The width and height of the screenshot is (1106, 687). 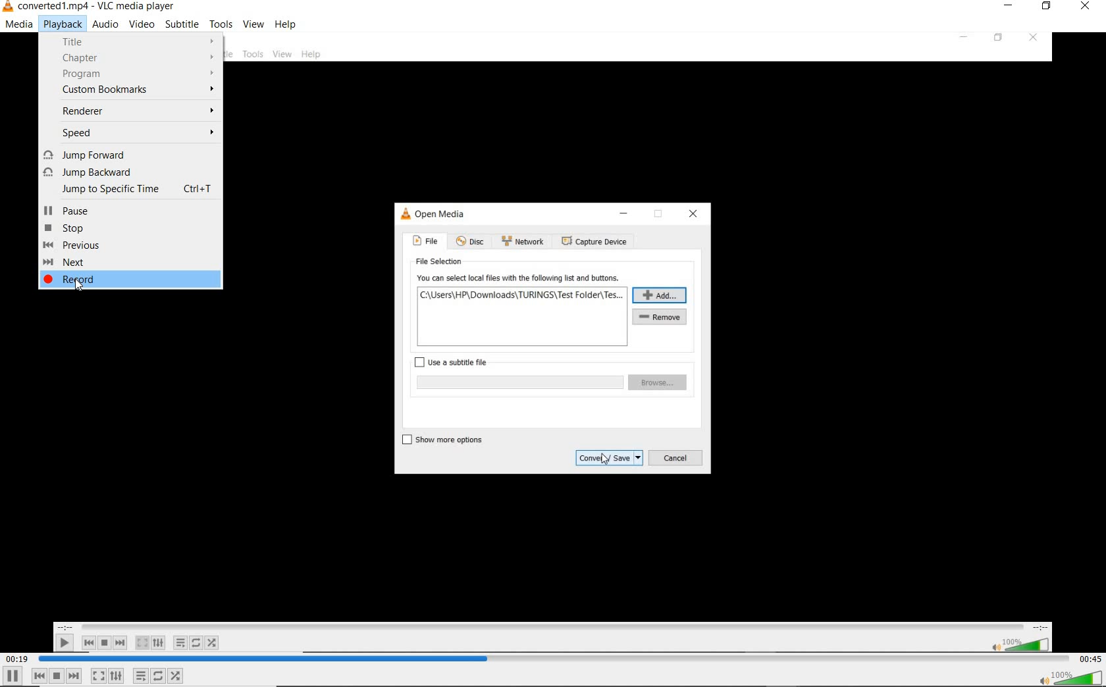 What do you see at coordinates (18, 659) in the screenshot?
I see `elapsed time` at bounding box center [18, 659].